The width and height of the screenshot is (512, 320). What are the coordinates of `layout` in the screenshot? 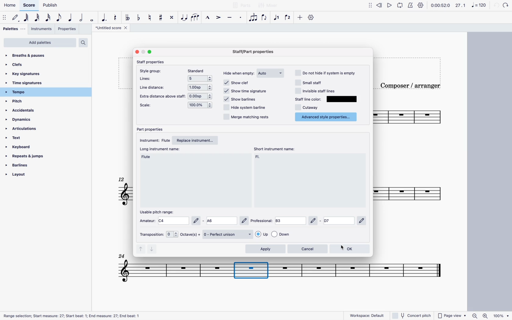 It's located at (42, 175).